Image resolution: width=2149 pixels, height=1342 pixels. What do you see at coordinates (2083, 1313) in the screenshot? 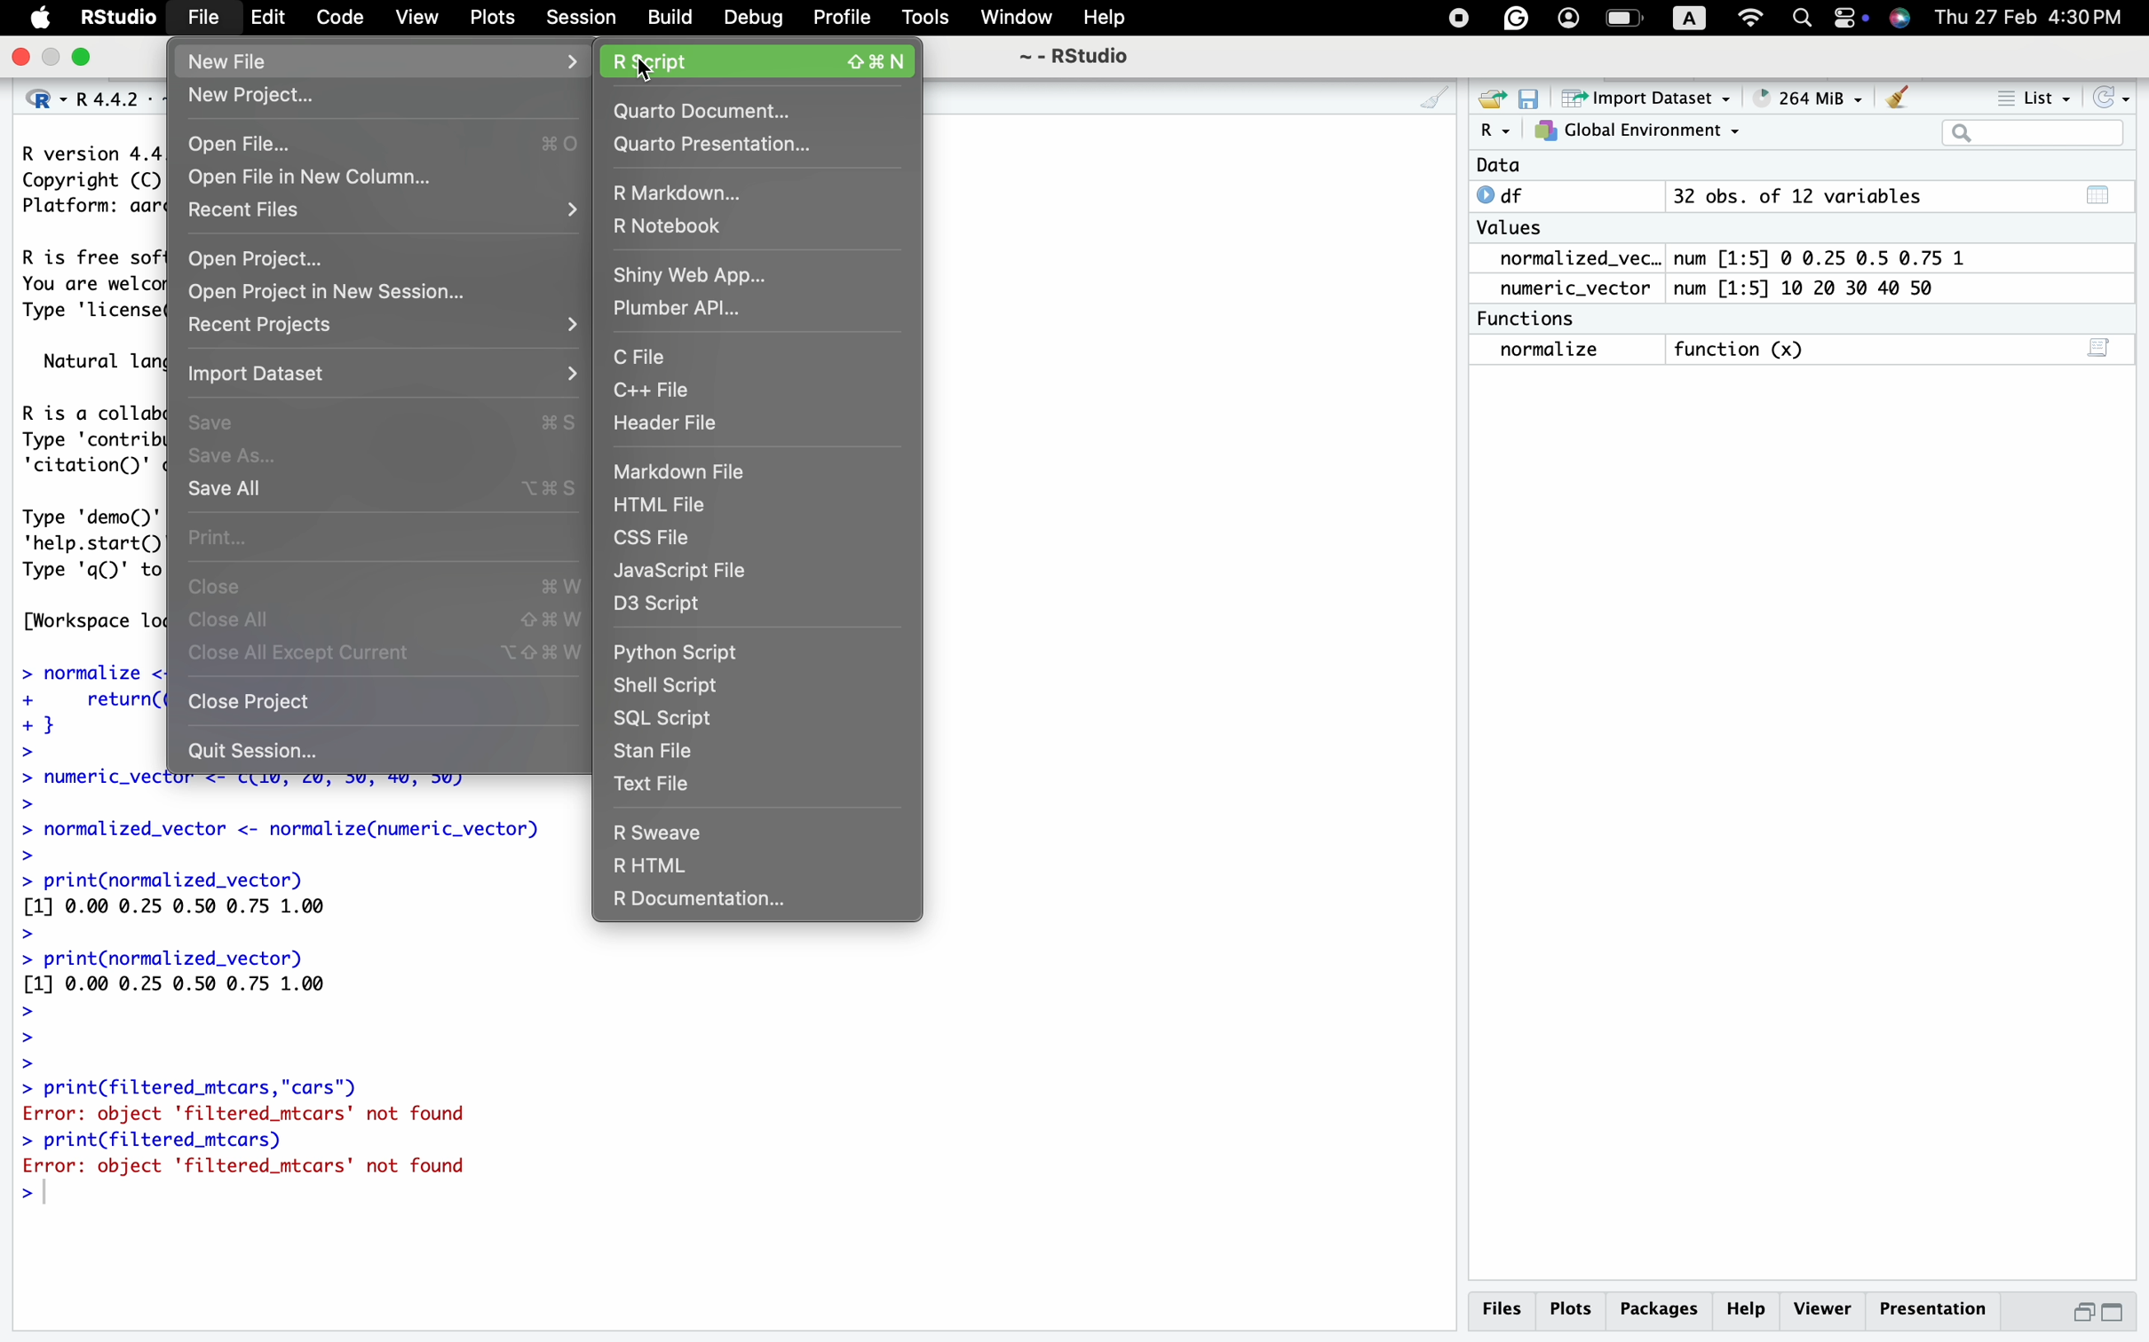
I see `minimize` at bounding box center [2083, 1313].